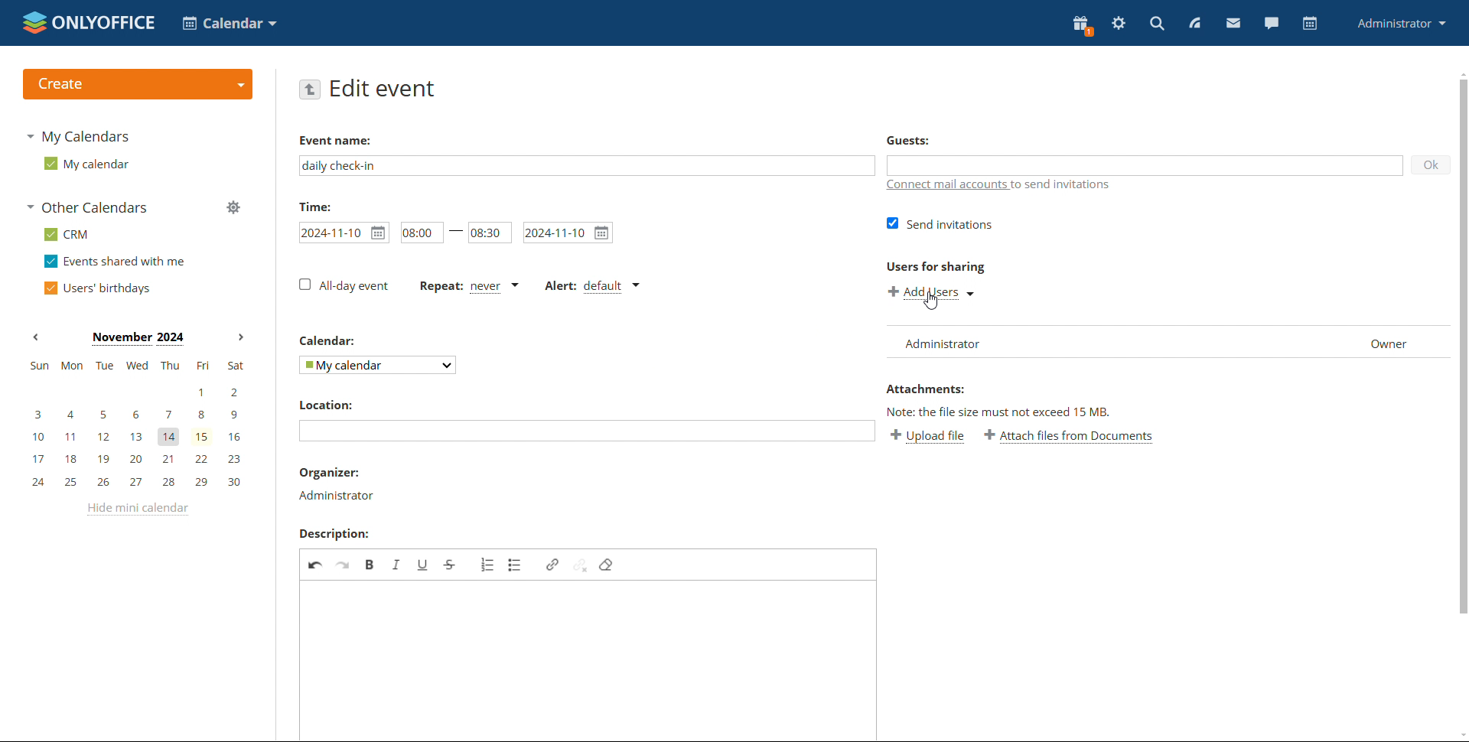 The width and height of the screenshot is (1469, 742). I want to click on calendar:, so click(331, 342).